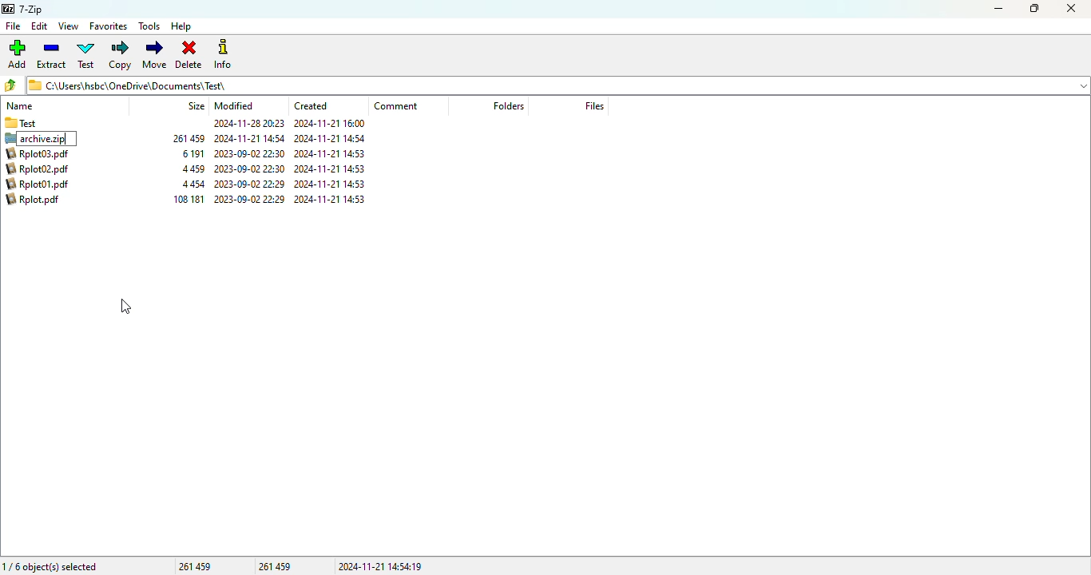 Image resolution: width=1091 pixels, height=575 pixels. What do you see at coordinates (149, 26) in the screenshot?
I see `tools` at bounding box center [149, 26].